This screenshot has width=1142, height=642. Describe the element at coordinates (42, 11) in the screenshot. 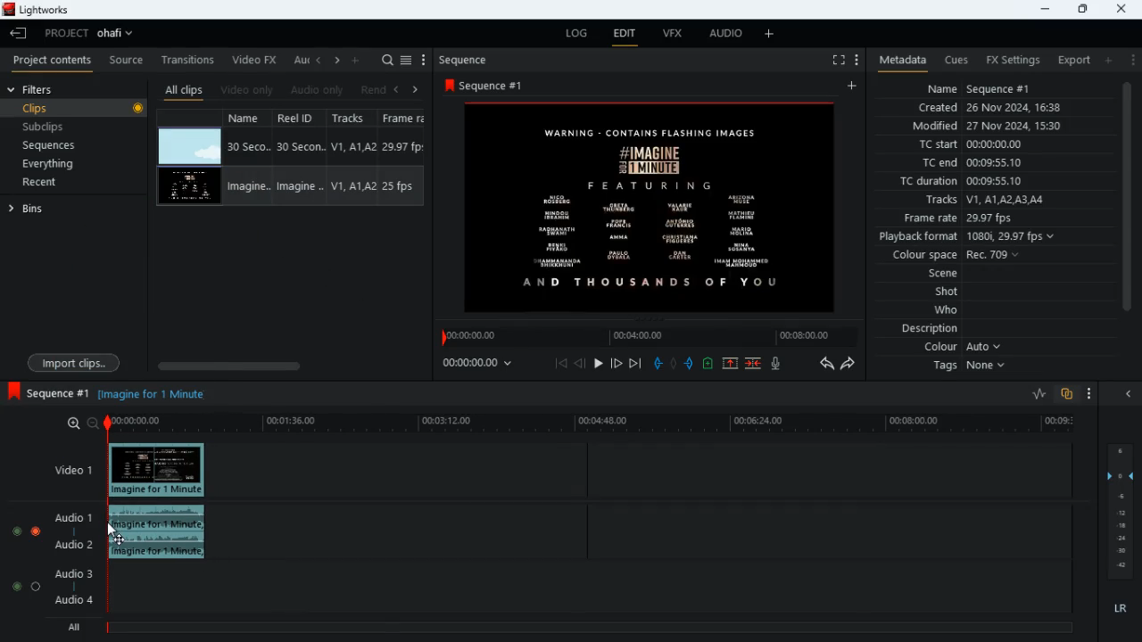

I see `lightworks` at that location.